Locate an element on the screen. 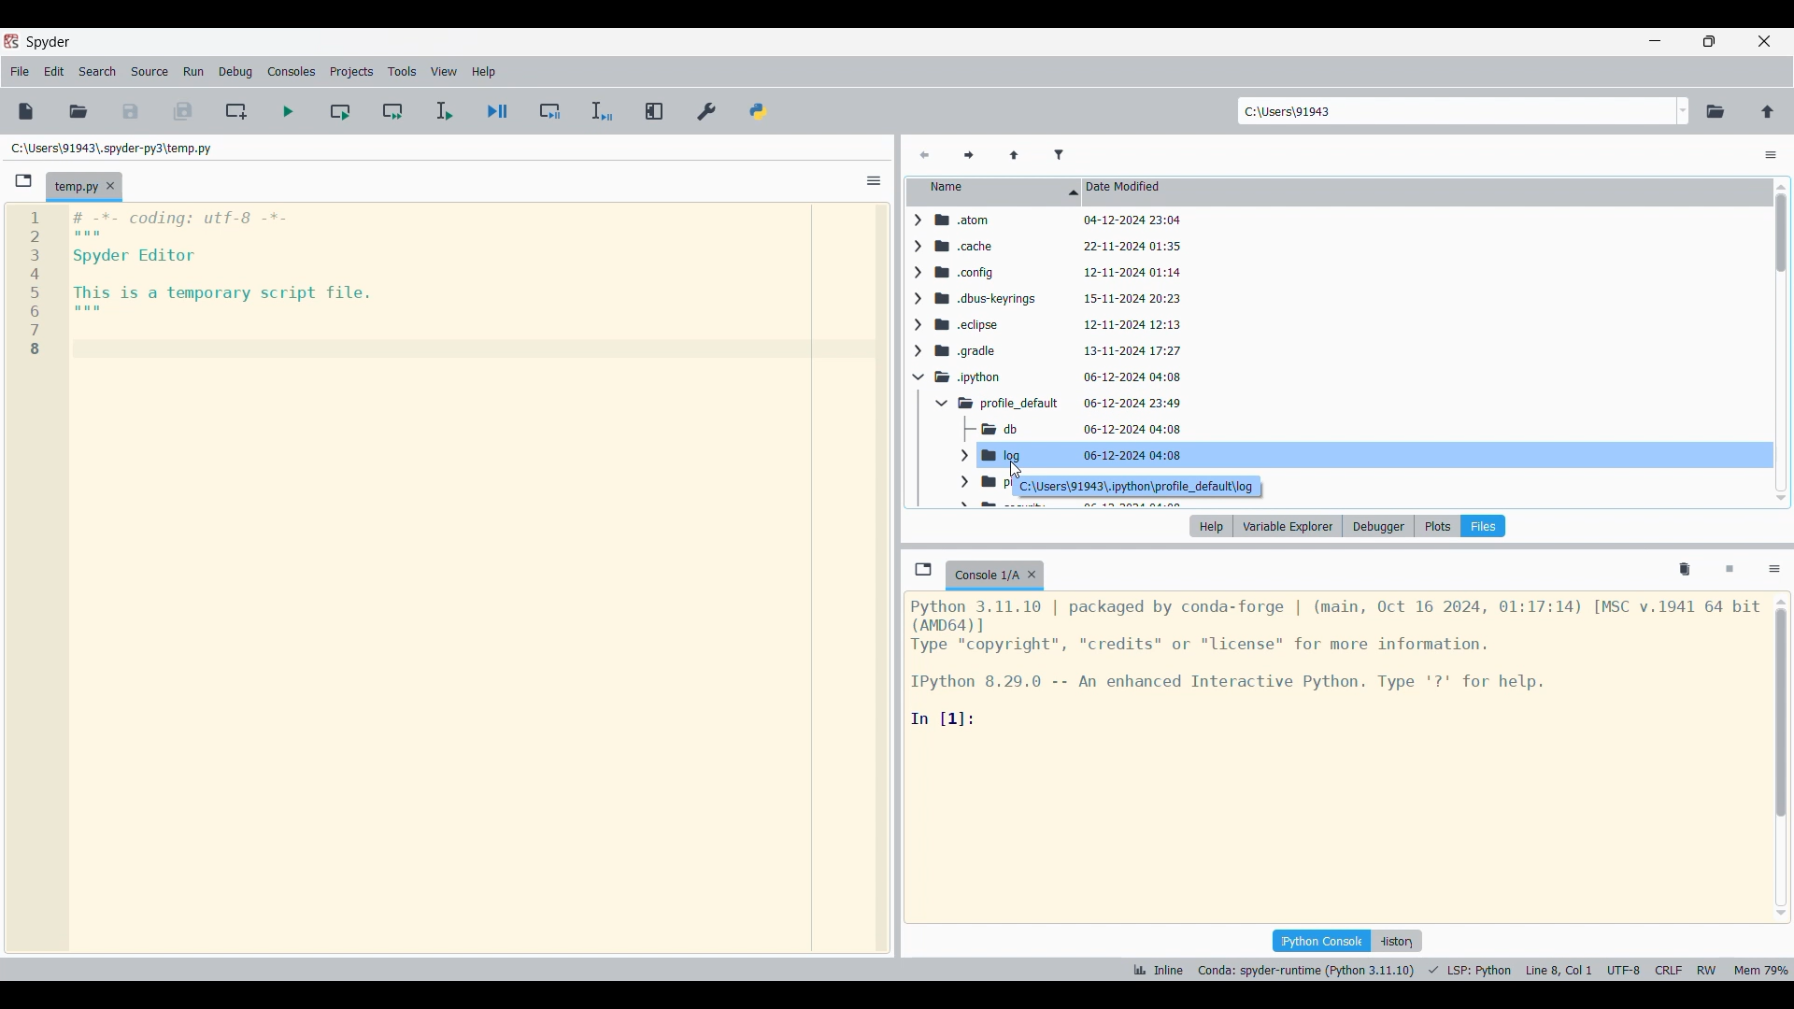  Open file is located at coordinates (78, 112).